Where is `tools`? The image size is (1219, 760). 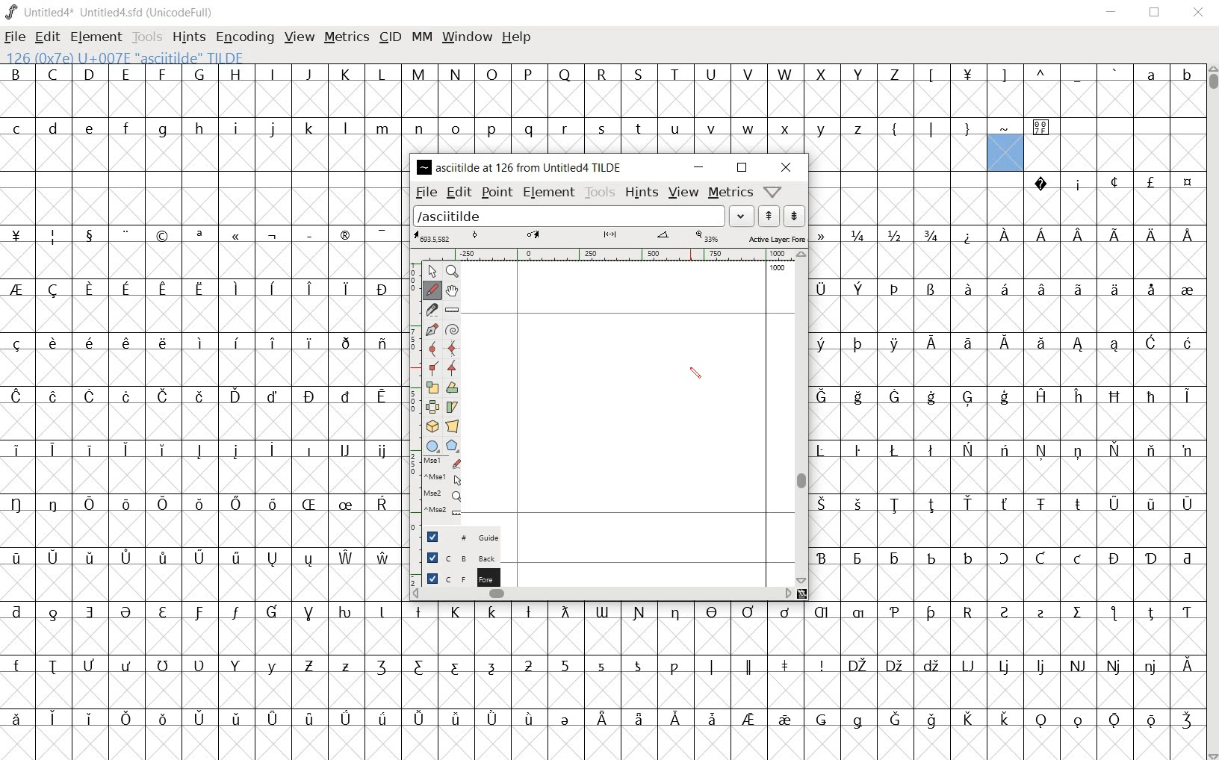
tools is located at coordinates (600, 193).